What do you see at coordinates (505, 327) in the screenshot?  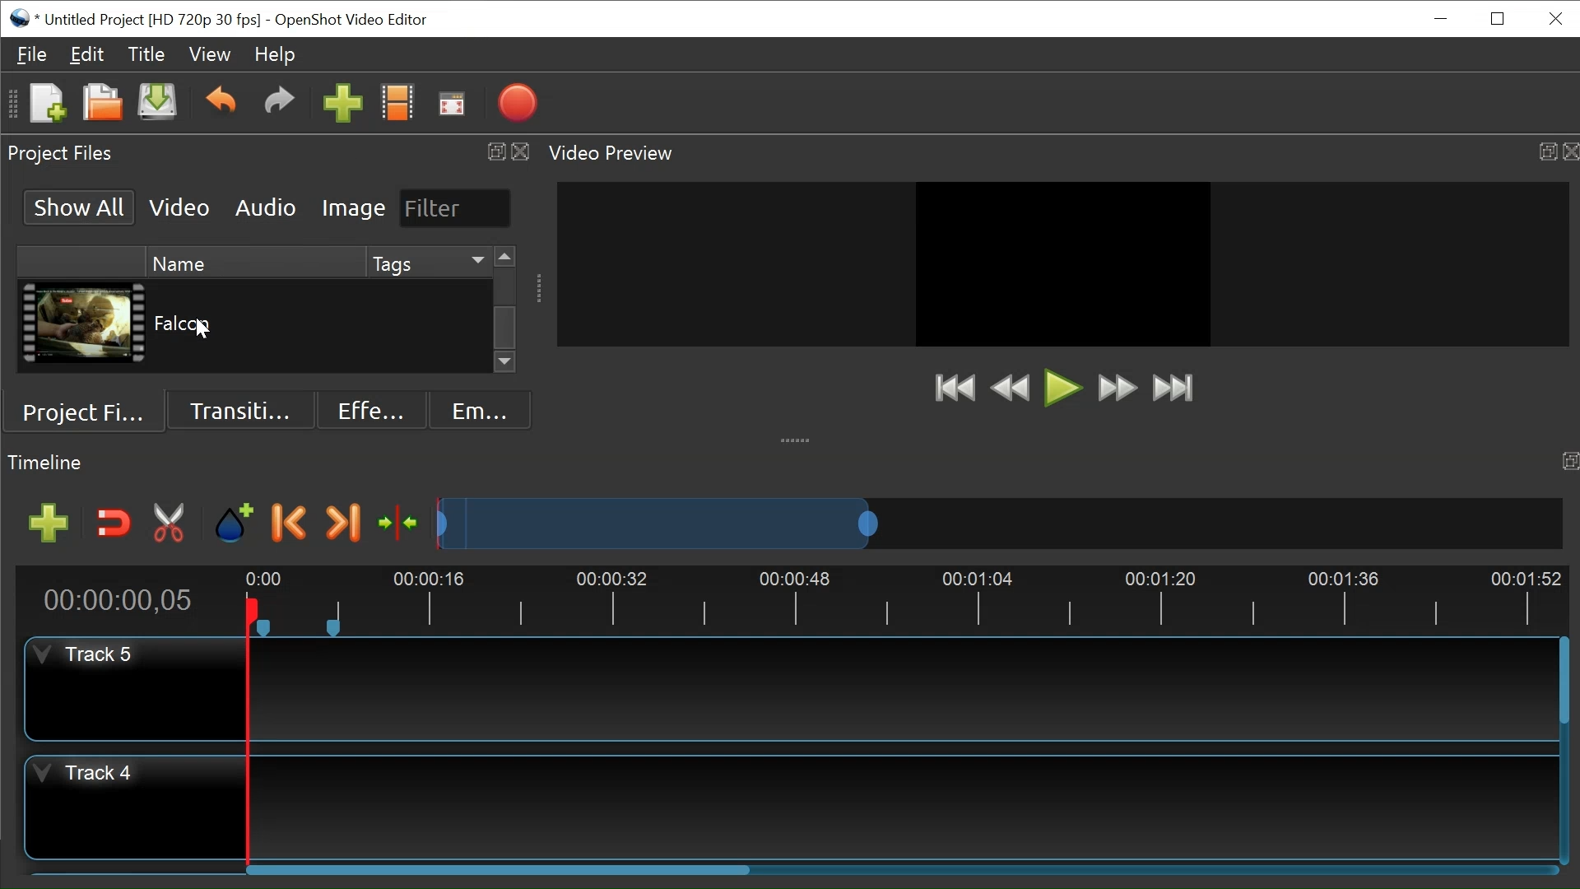 I see `Vertical Scroll bar` at bounding box center [505, 327].